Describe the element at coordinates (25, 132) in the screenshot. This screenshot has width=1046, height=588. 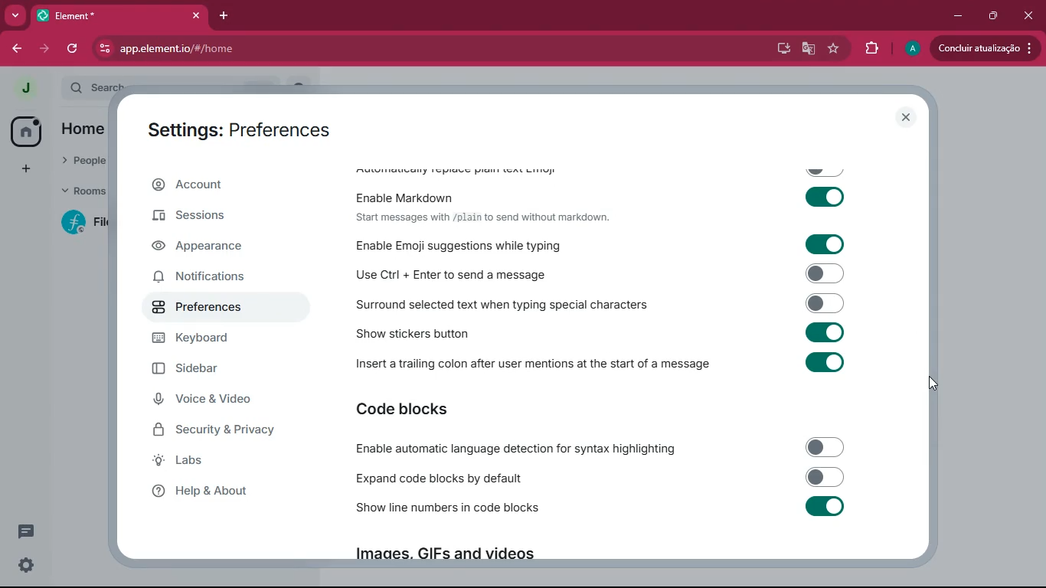
I see `home` at that location.